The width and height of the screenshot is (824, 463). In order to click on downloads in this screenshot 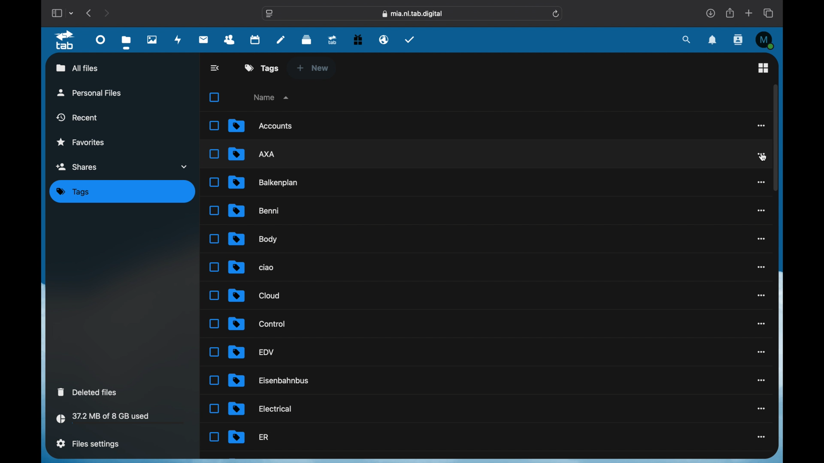, I will do `click(711, 13)`.